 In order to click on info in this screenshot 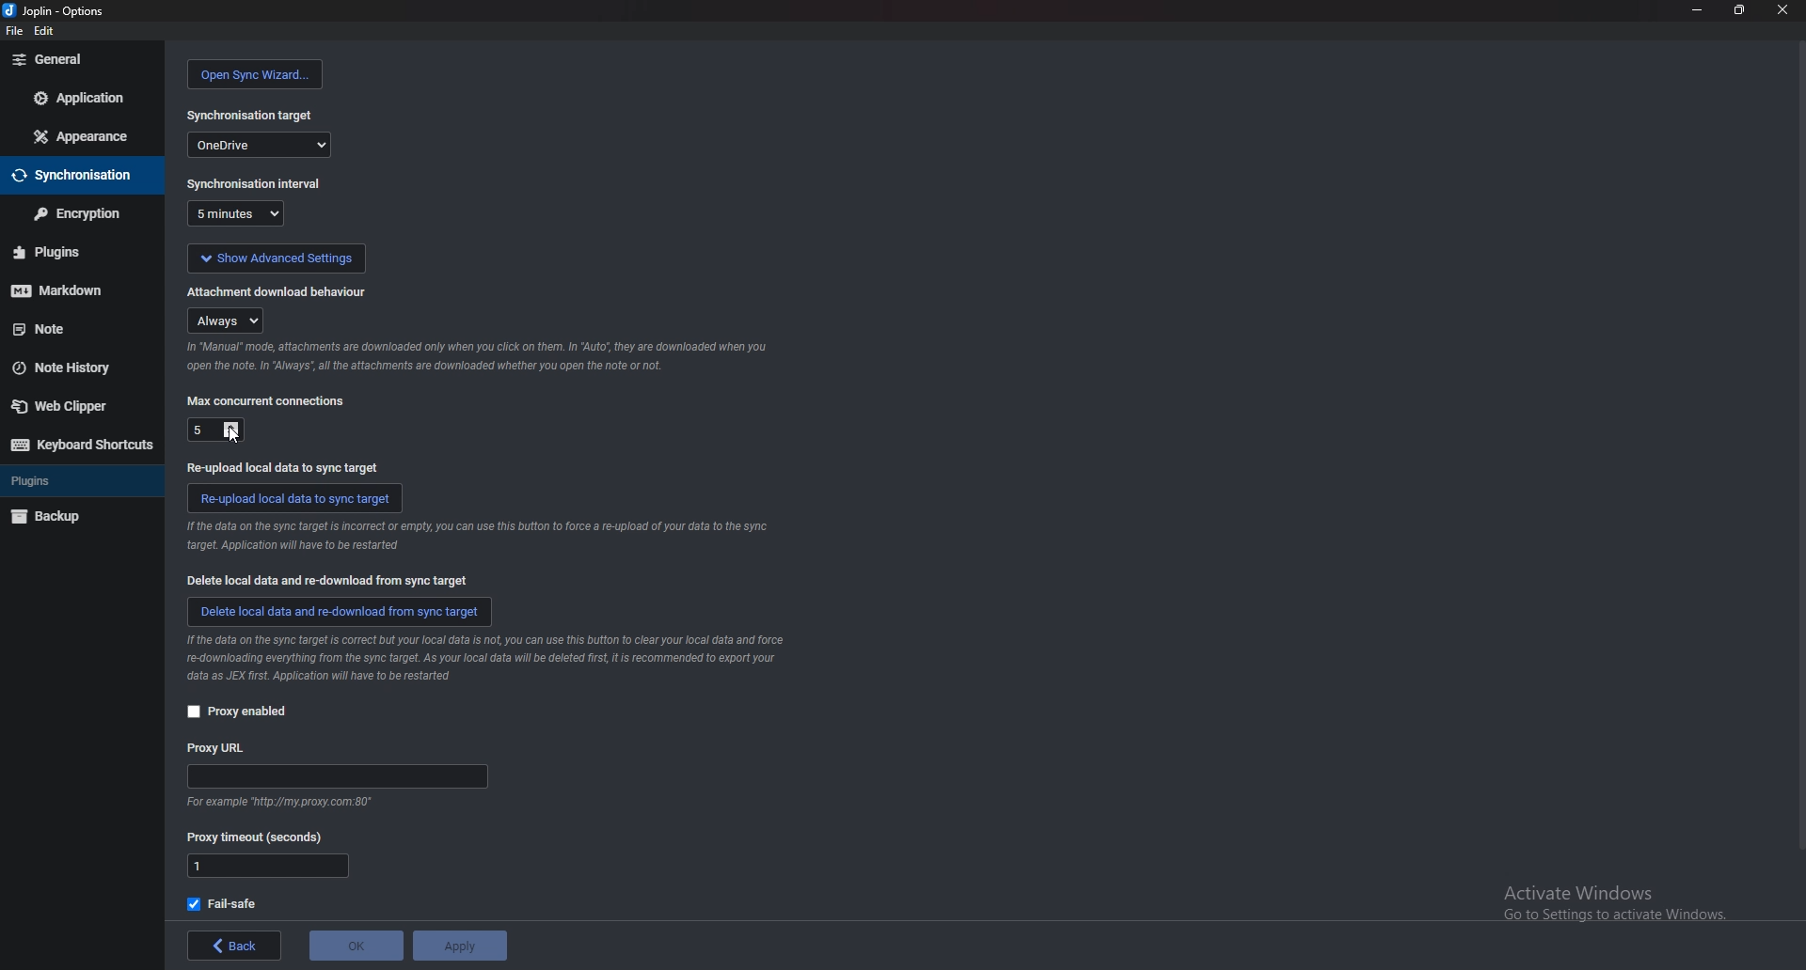, I will do `click(477, 537)`.